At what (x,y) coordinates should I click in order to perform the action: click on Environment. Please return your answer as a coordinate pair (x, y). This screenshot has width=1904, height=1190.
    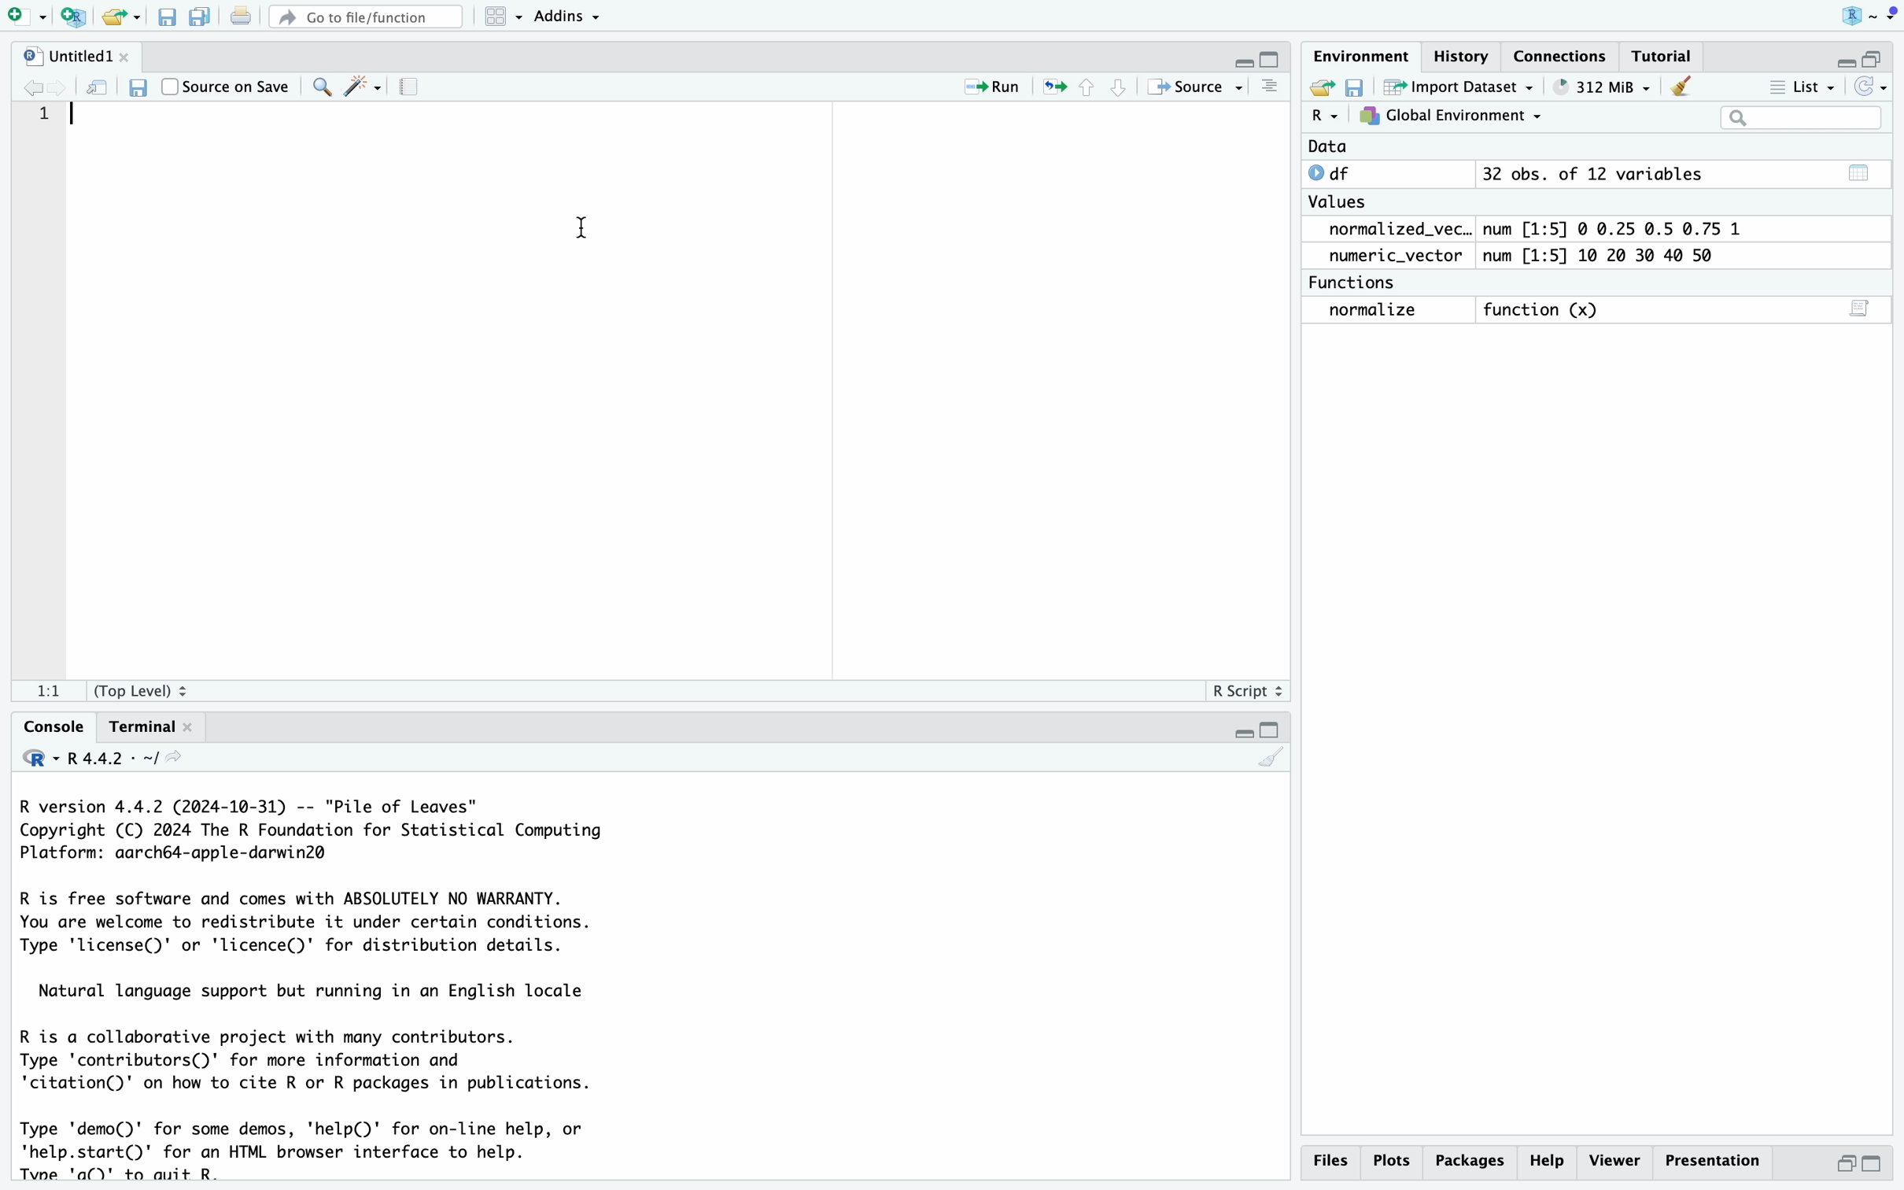
    Looking at the image, I should click on (1363, 54).